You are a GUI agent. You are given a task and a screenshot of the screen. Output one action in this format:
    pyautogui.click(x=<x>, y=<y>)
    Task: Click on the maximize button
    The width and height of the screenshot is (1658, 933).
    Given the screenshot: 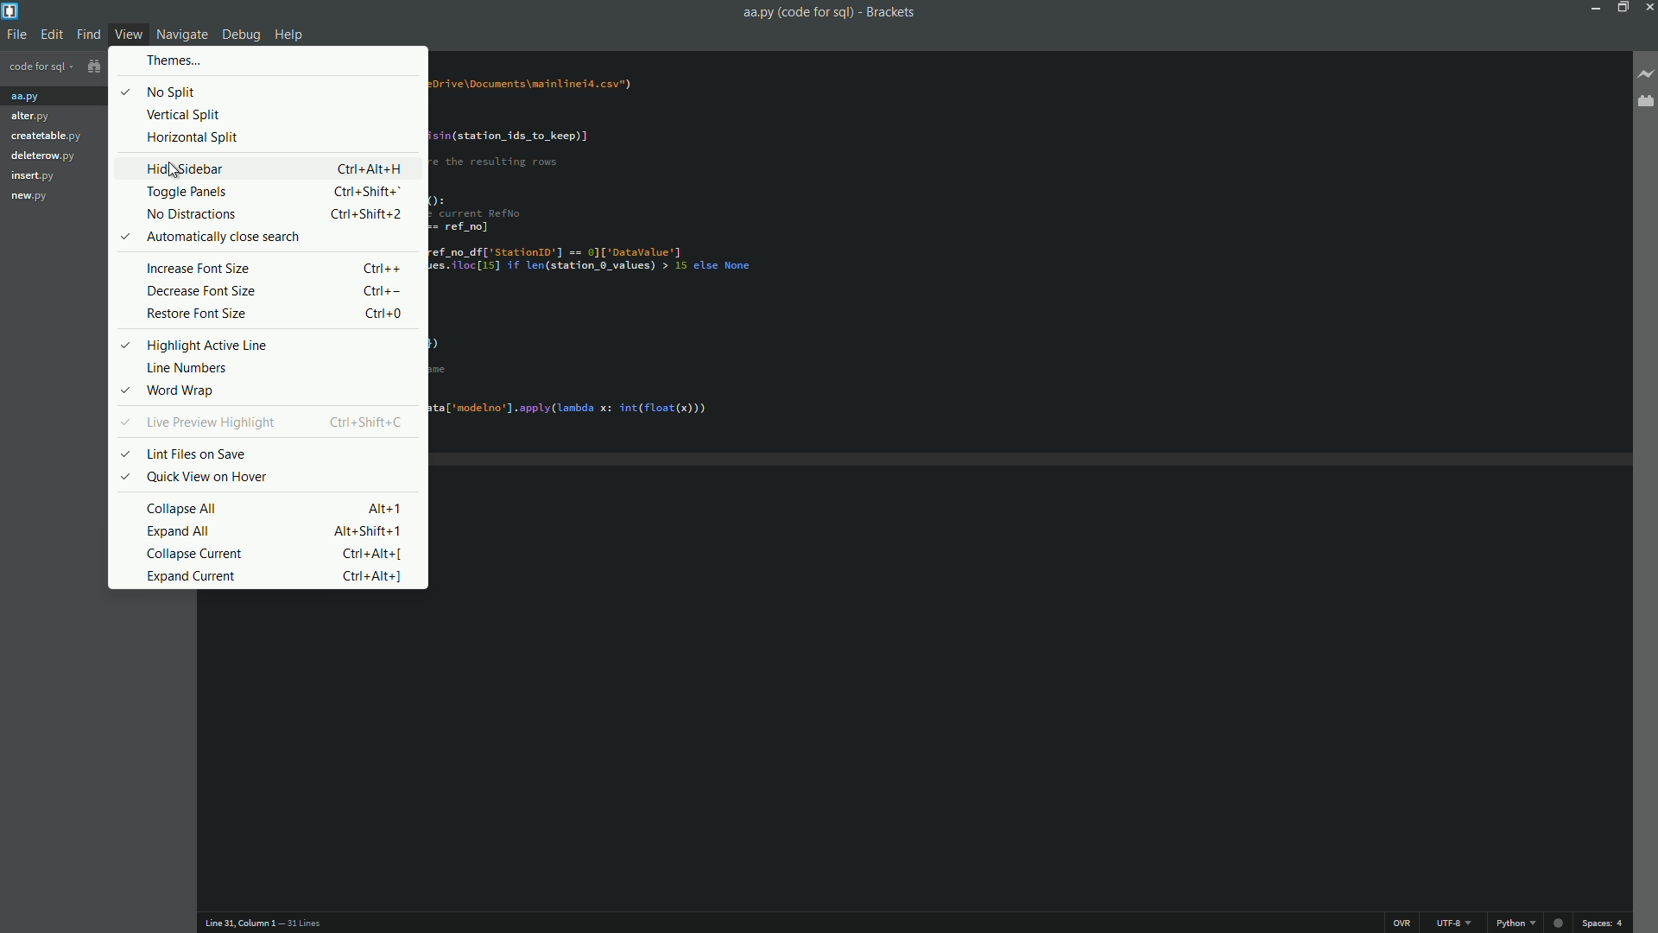 What is the action you would take?
    pyautogui.click(x=1619, y=9)
    